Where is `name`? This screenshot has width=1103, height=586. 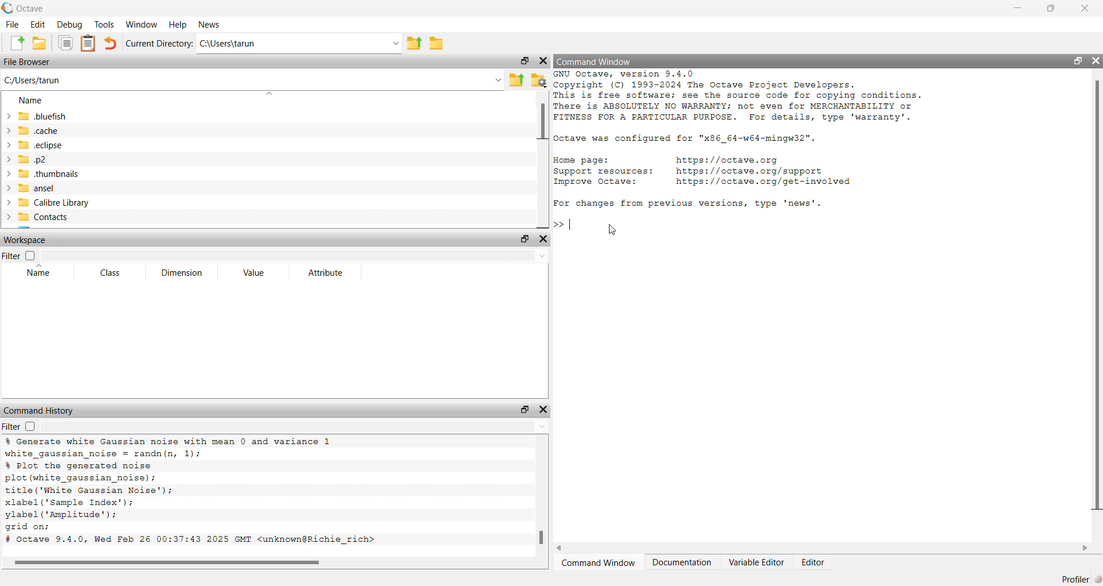
name is located at coordinates (36, 99).